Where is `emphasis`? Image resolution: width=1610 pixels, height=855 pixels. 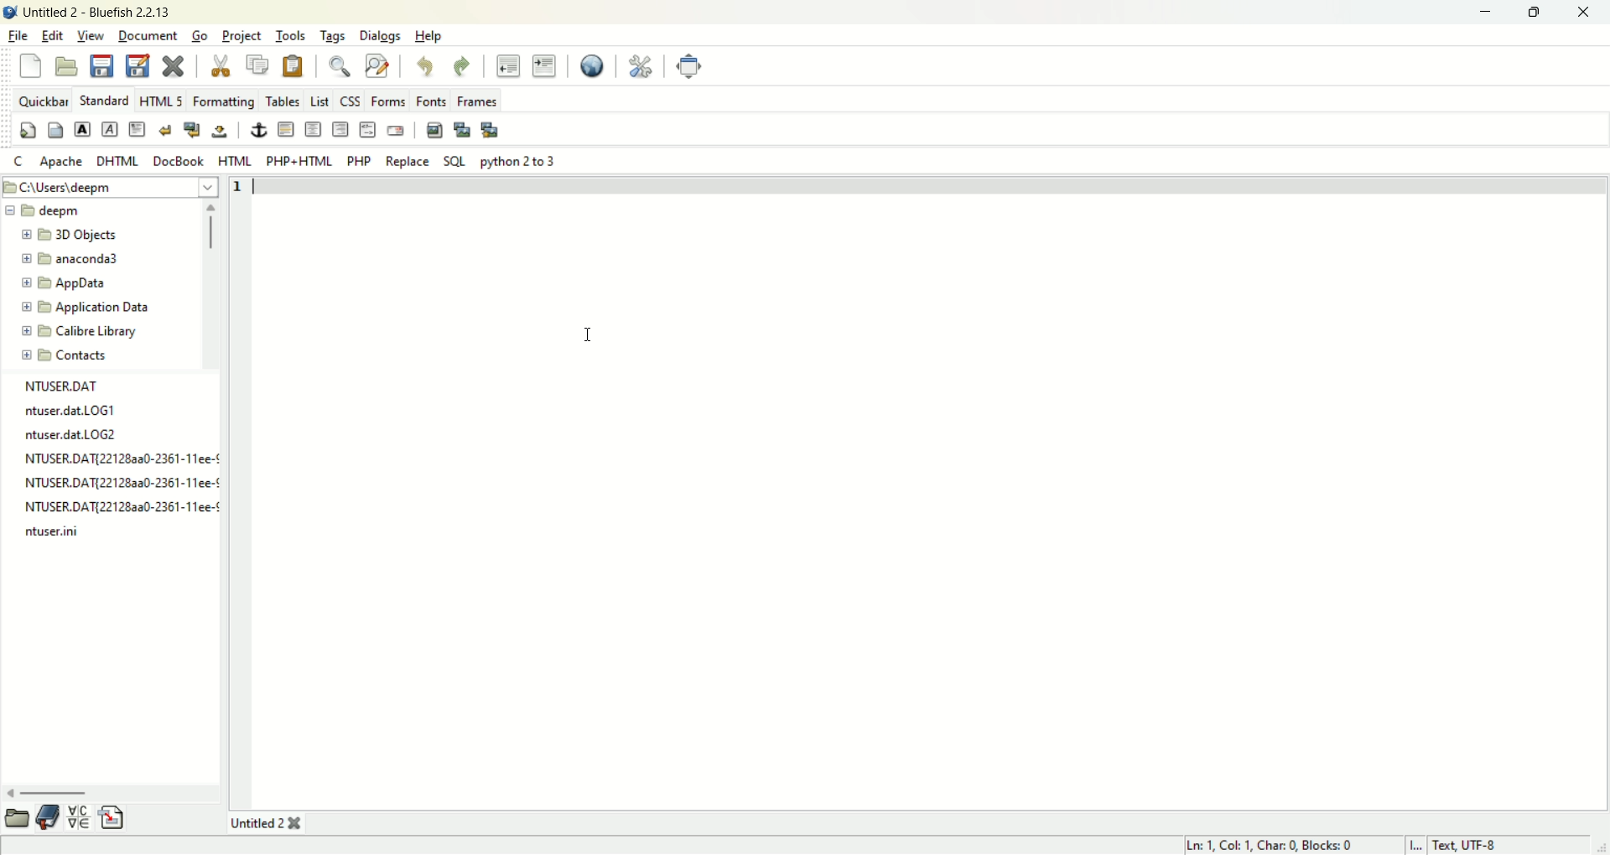 emphasis is located at coordinates (112, 130).